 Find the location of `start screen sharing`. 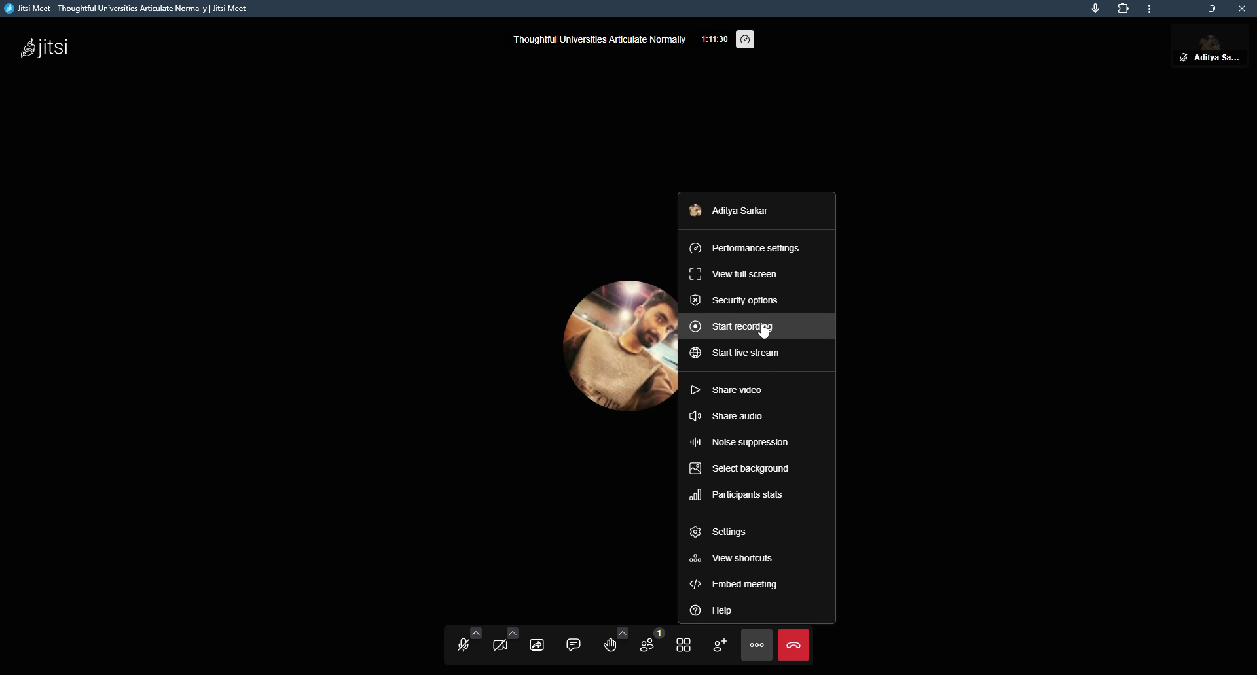

start screen sharing is located at coordinates (538, 644).